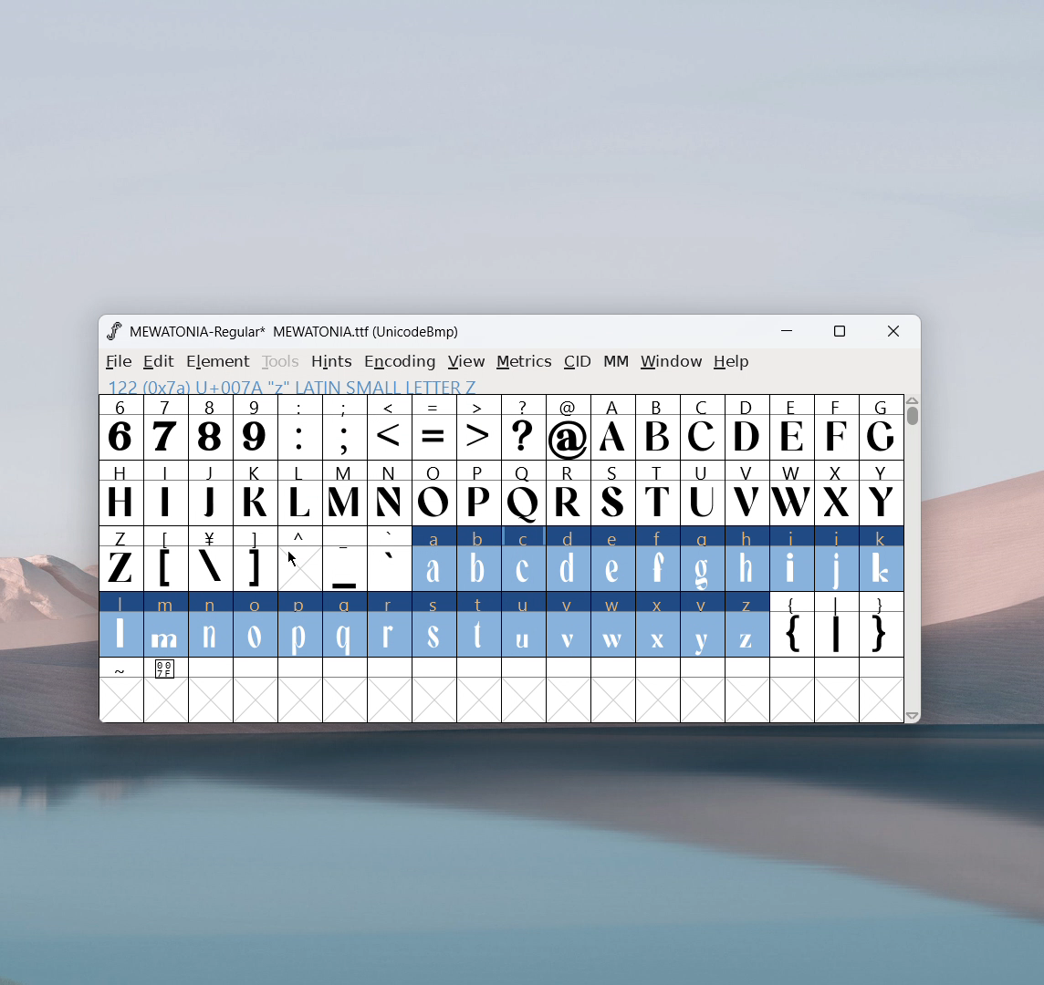  What do you see at coordinates (568, 559) in the screenshot?
I see `d` at bounding box center [568, 559].